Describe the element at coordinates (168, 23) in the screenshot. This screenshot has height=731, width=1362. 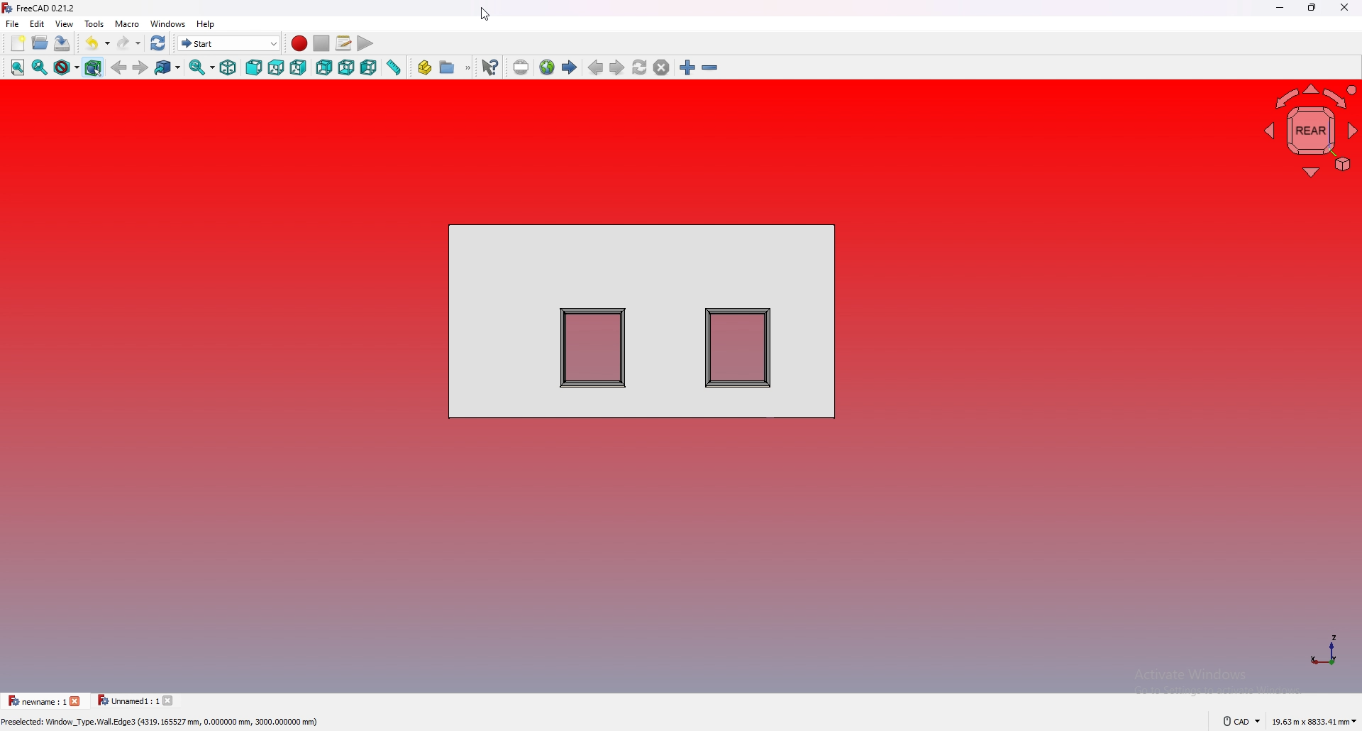
I see `windows` at that location.